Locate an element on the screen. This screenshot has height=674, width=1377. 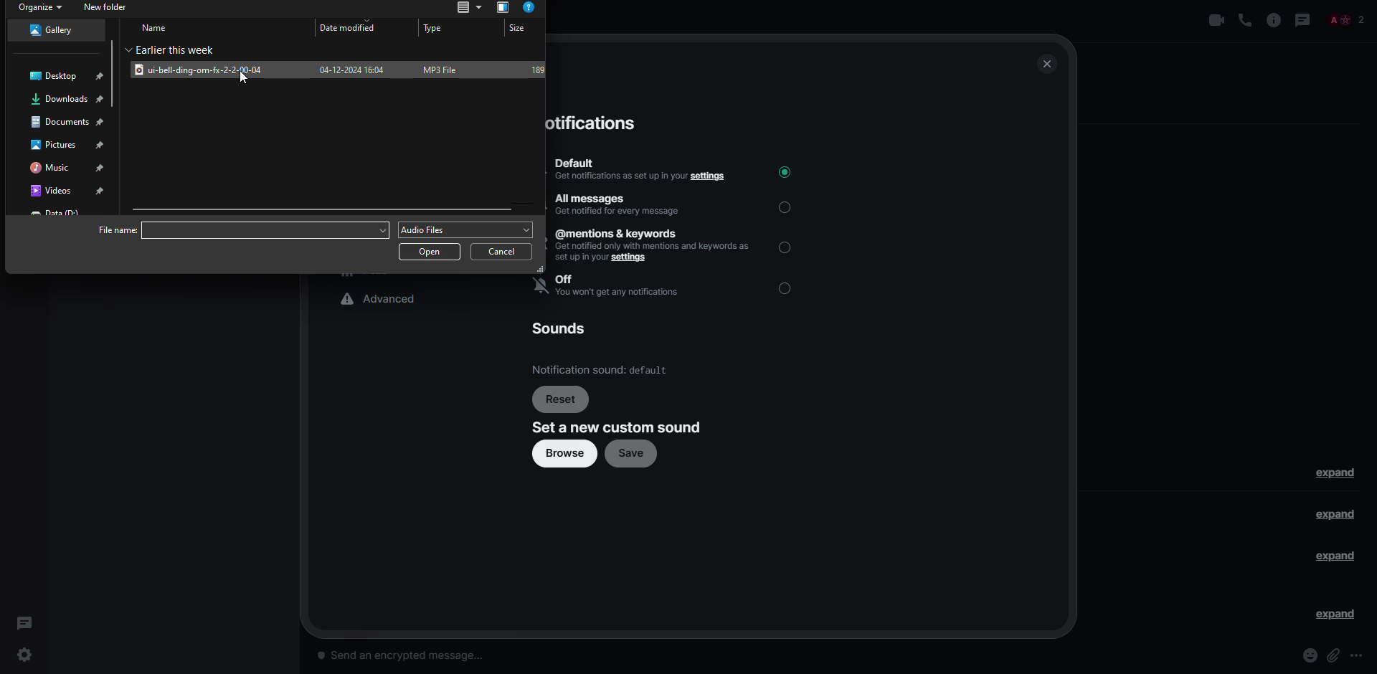
threads is located at coordinates (1302, 19).